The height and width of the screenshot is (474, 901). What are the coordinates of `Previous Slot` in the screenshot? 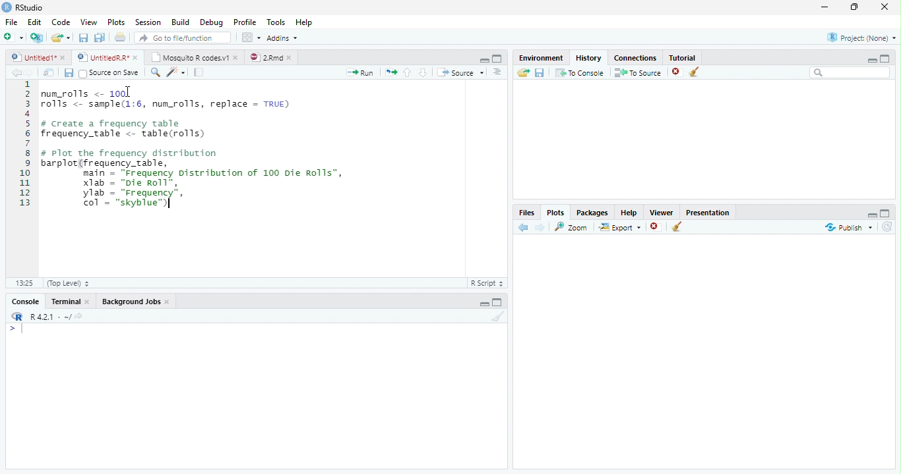 It's located at (524, 228).